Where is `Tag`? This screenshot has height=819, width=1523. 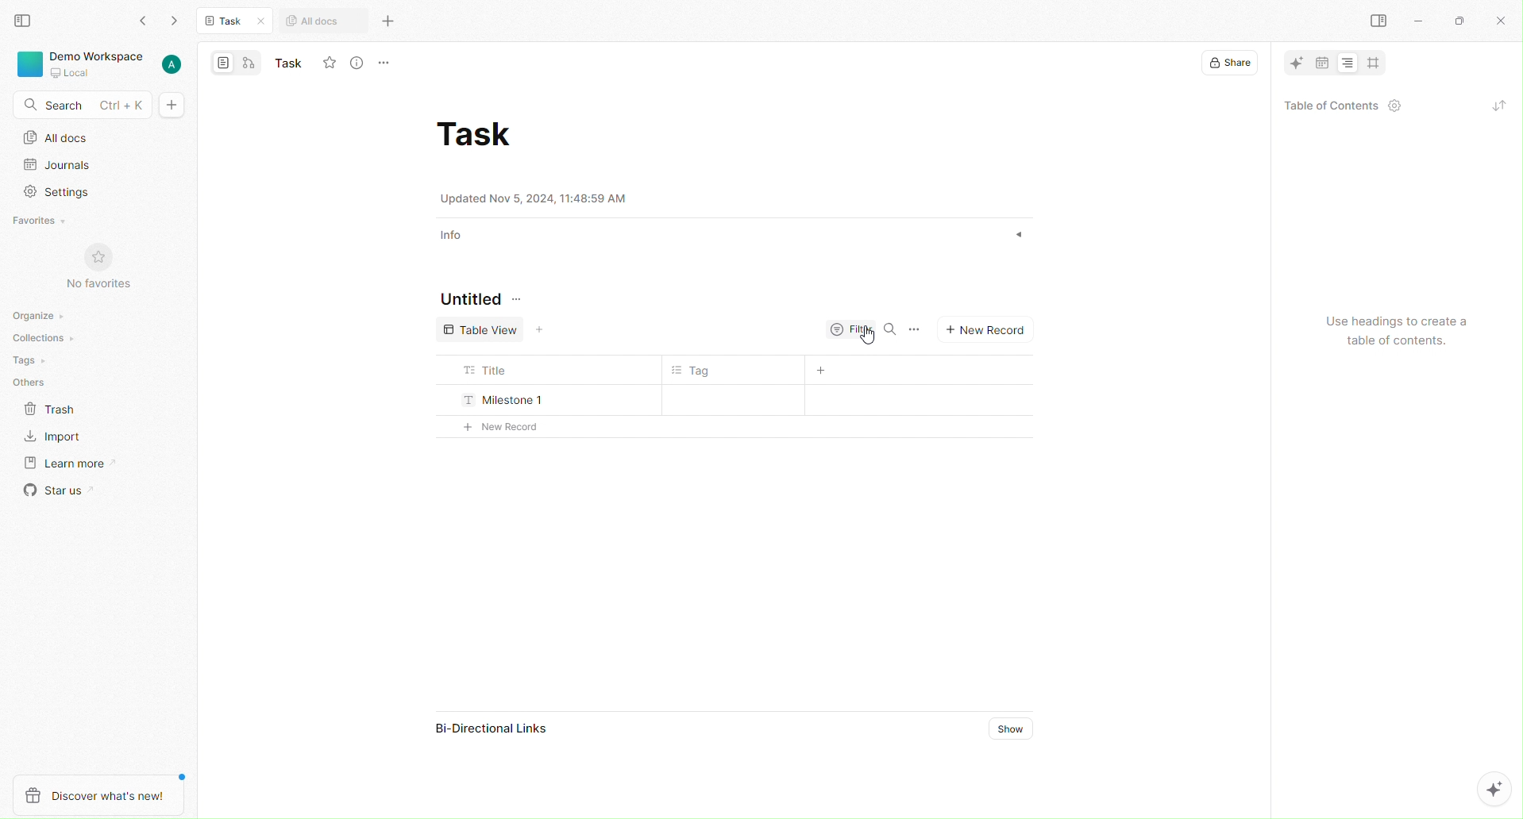 Tag is located at coordinates (697, 370).